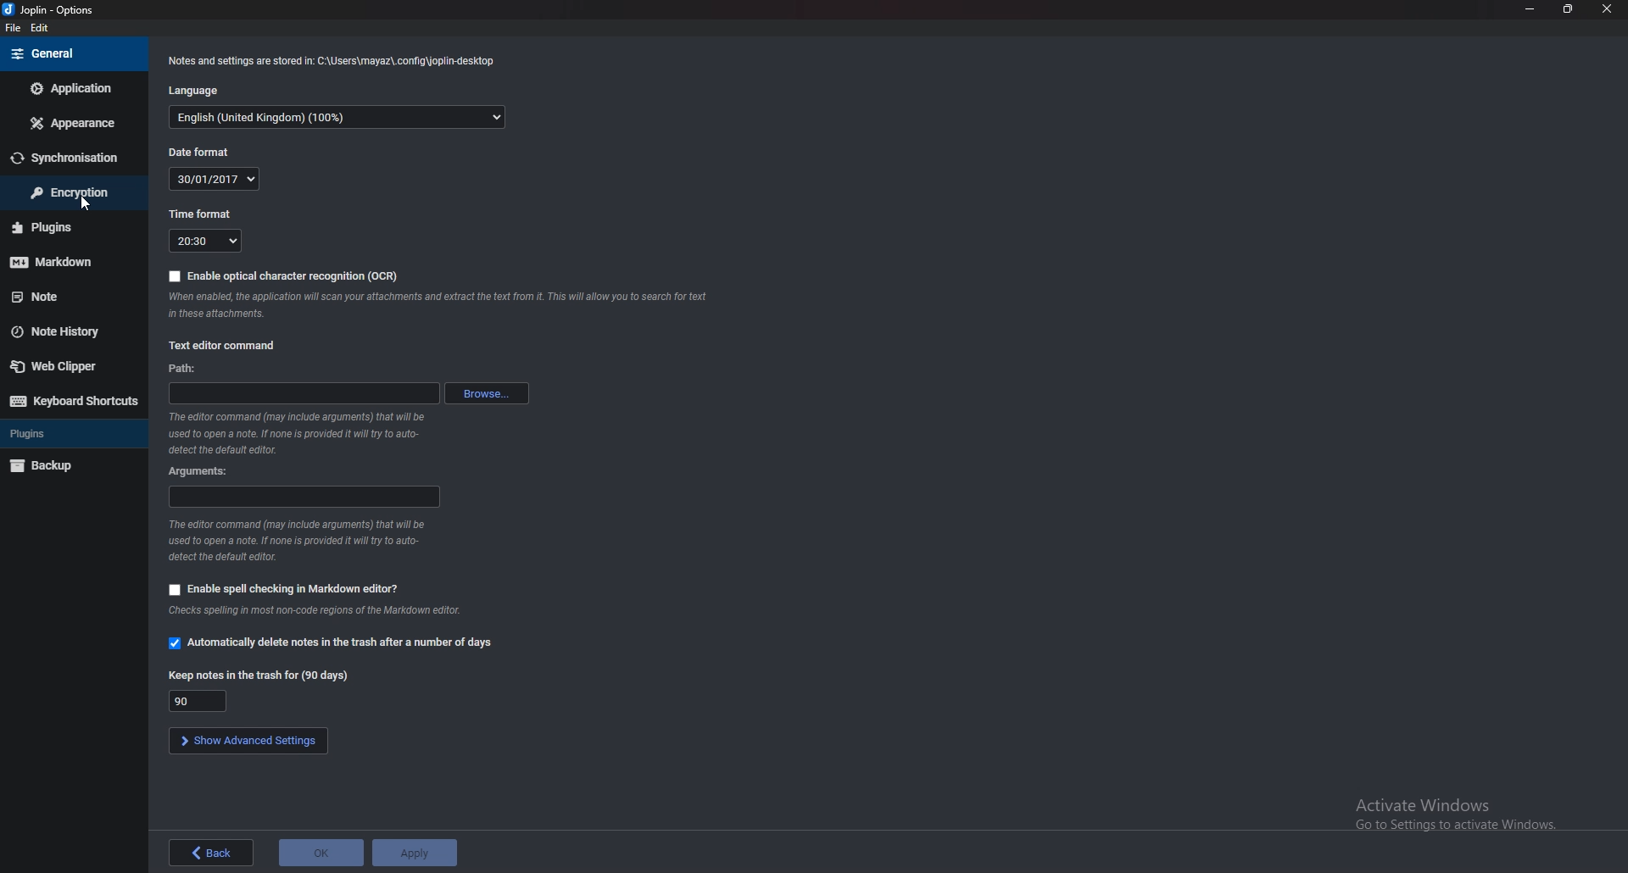 This screenshot has width=1628, height=873. I want to click on file, so click(12, 27).